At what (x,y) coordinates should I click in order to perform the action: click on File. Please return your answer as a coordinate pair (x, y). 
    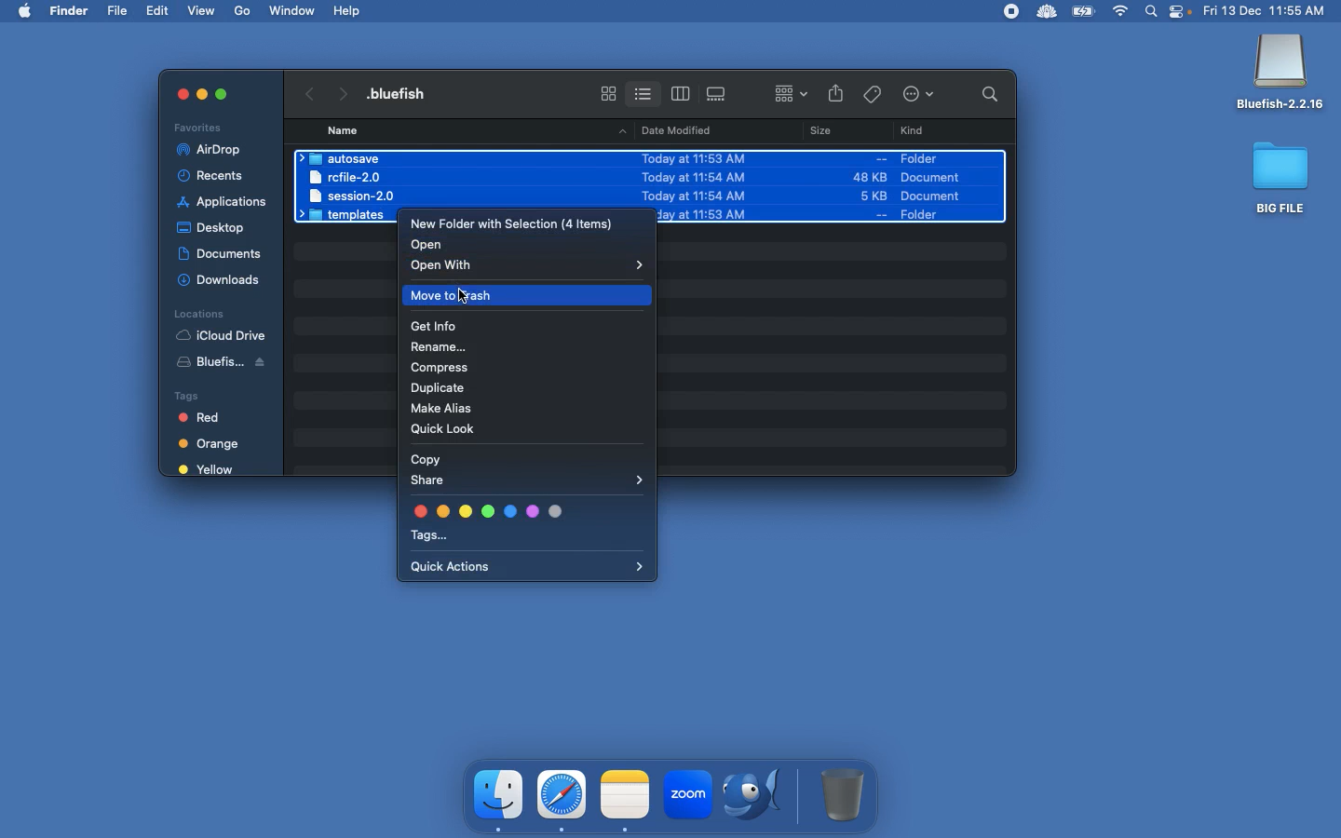
    Looking at the image, I should click on (119, 11).